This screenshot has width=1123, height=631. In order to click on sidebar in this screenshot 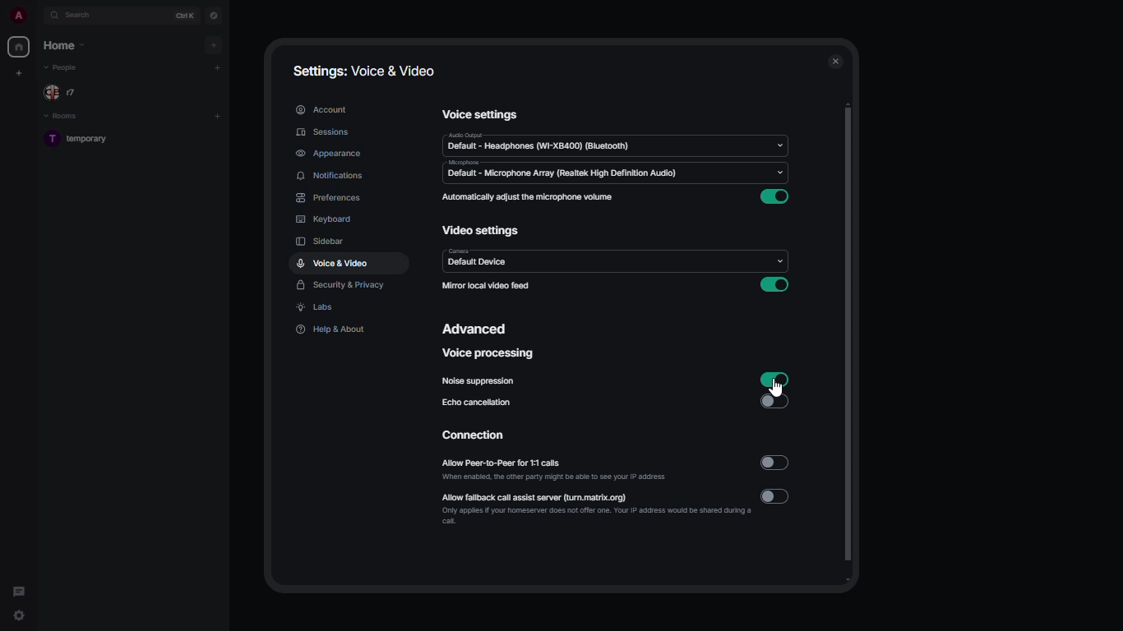, I will do `click(321, 241)`.